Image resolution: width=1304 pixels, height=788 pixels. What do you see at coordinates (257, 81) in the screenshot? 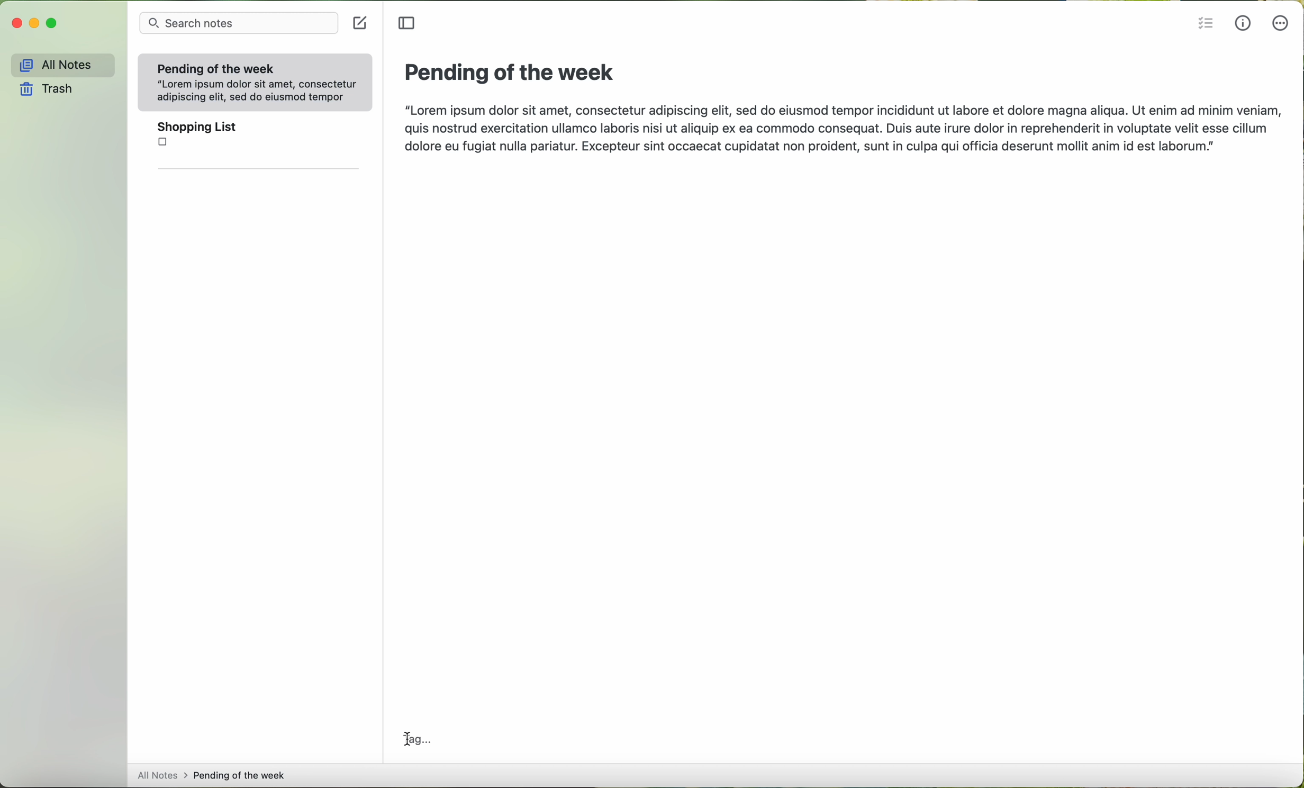
I see `Pending of the week
“Lorem ipsum dolor sit amet, consectetur
adipiscing elit, sed do eiusmod tempor` at bounding box center [257, 81].